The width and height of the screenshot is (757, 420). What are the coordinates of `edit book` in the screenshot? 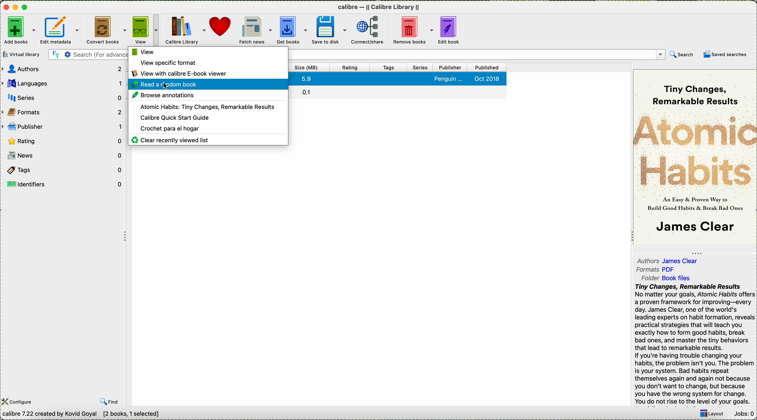 It's located at (450, 31).